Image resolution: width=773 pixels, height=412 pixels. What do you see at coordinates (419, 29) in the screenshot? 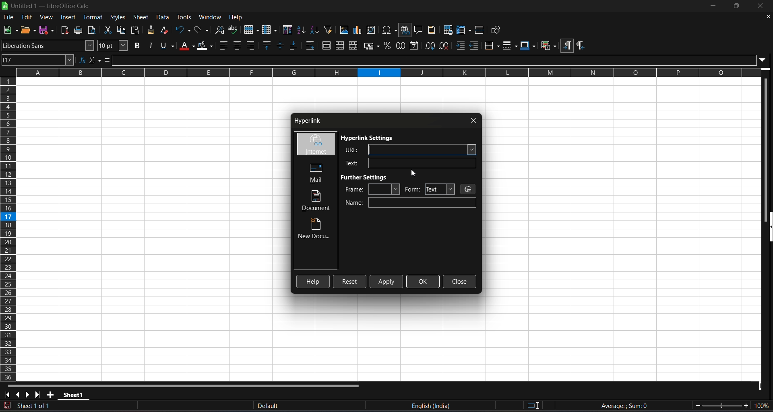
I see `insert comment` at bounding box center [419, 29].